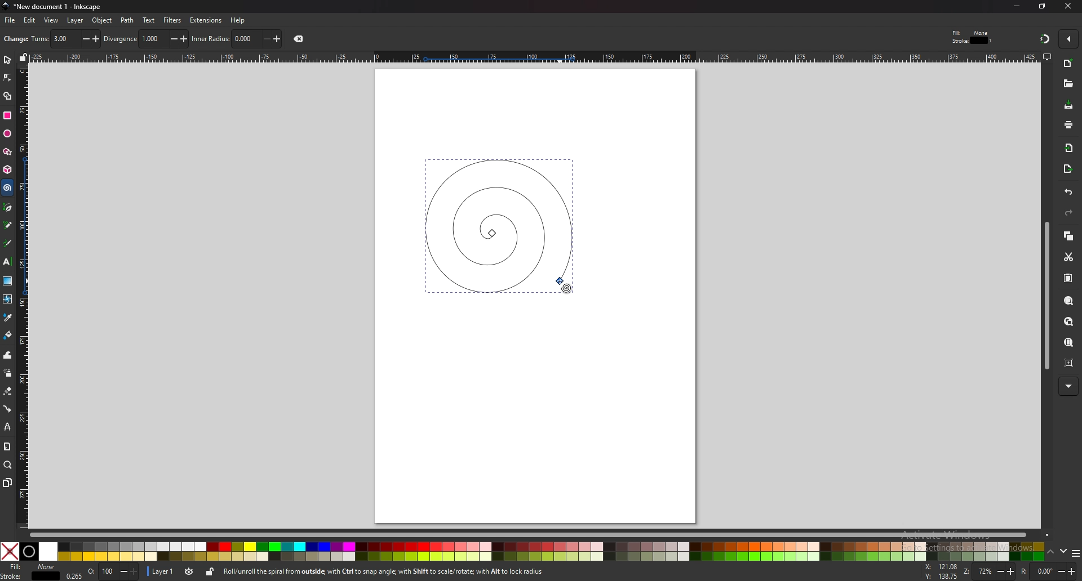 This screenshot has height=581, width=1082. What do you see at coordinates (51, 7) in the screenshot?
I see `New document 1 - Inkscape` at bounding box center [51, 7].